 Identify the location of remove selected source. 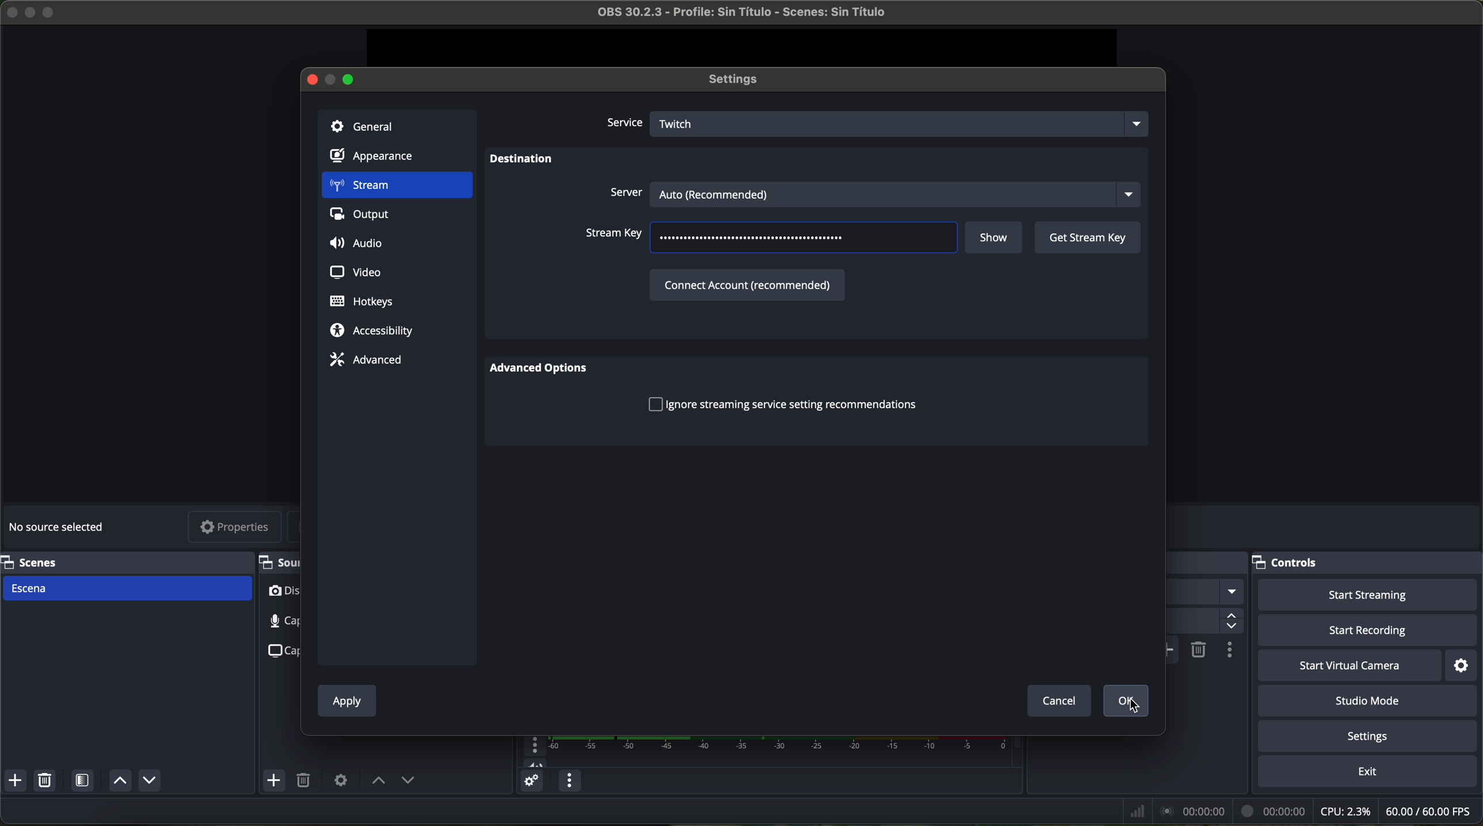
(306, 781).